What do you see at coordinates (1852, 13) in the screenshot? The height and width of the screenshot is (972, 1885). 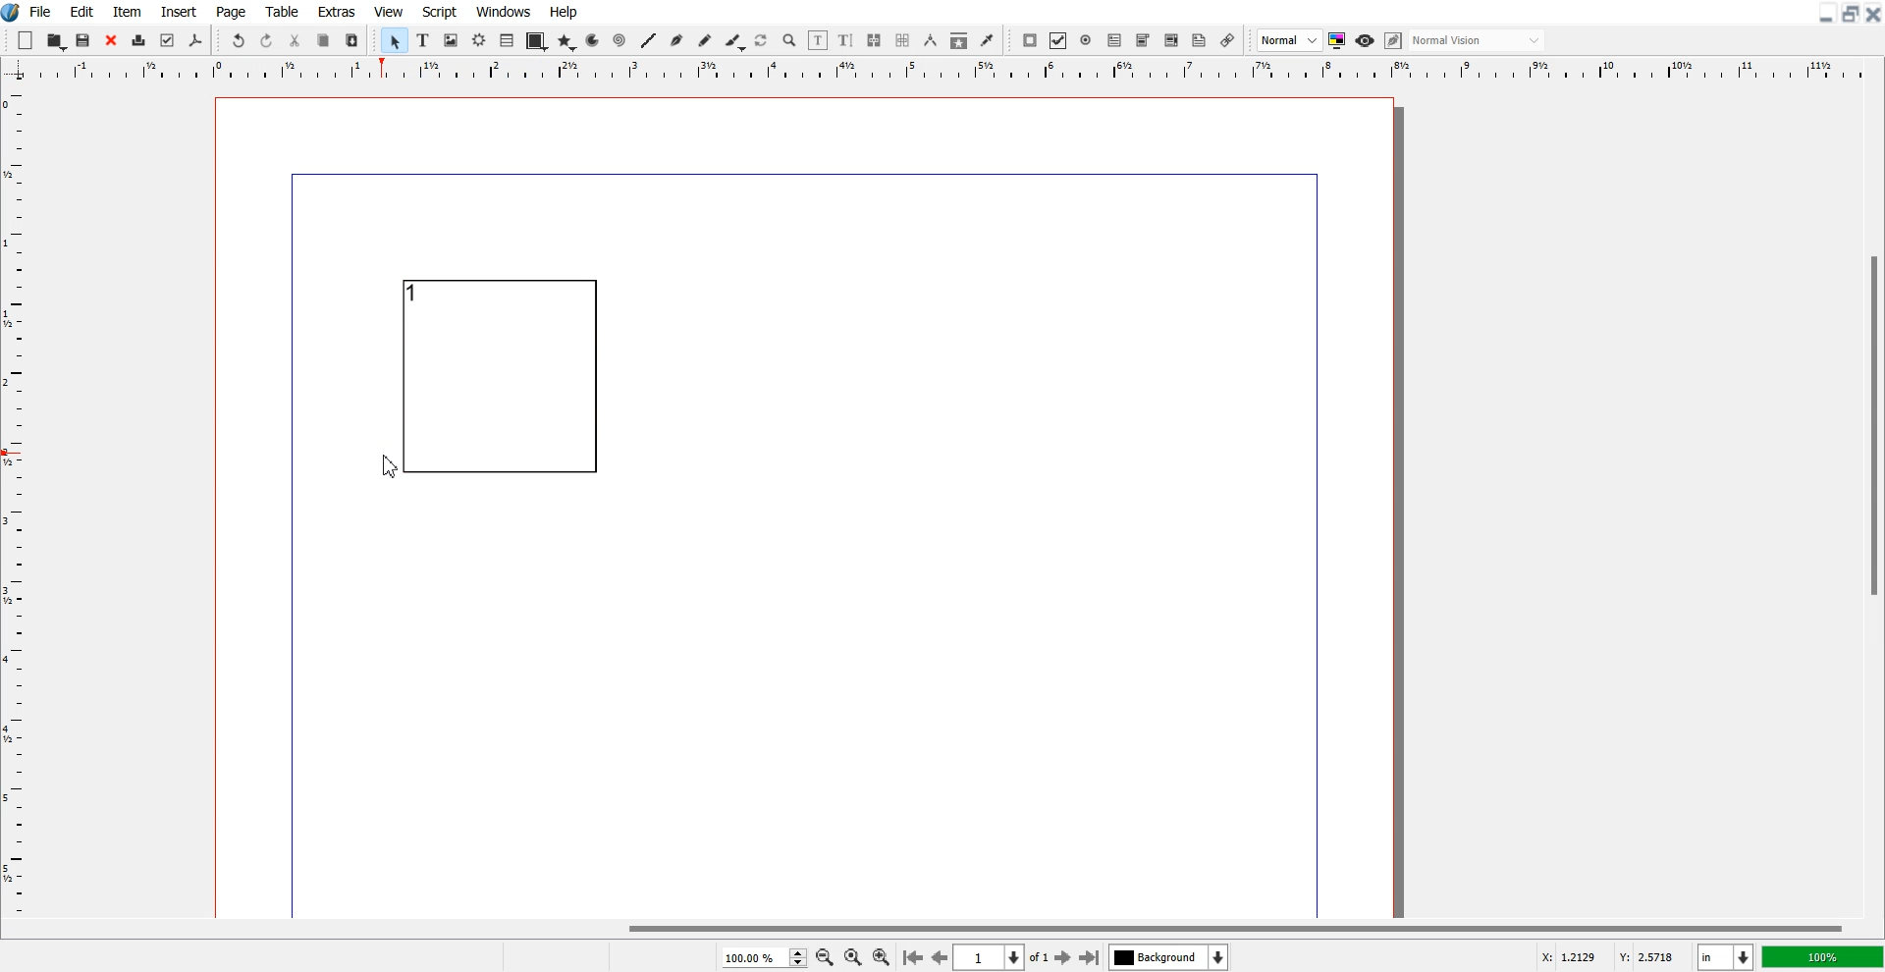 I see `Maximize` at bounding box center [1852, 13].